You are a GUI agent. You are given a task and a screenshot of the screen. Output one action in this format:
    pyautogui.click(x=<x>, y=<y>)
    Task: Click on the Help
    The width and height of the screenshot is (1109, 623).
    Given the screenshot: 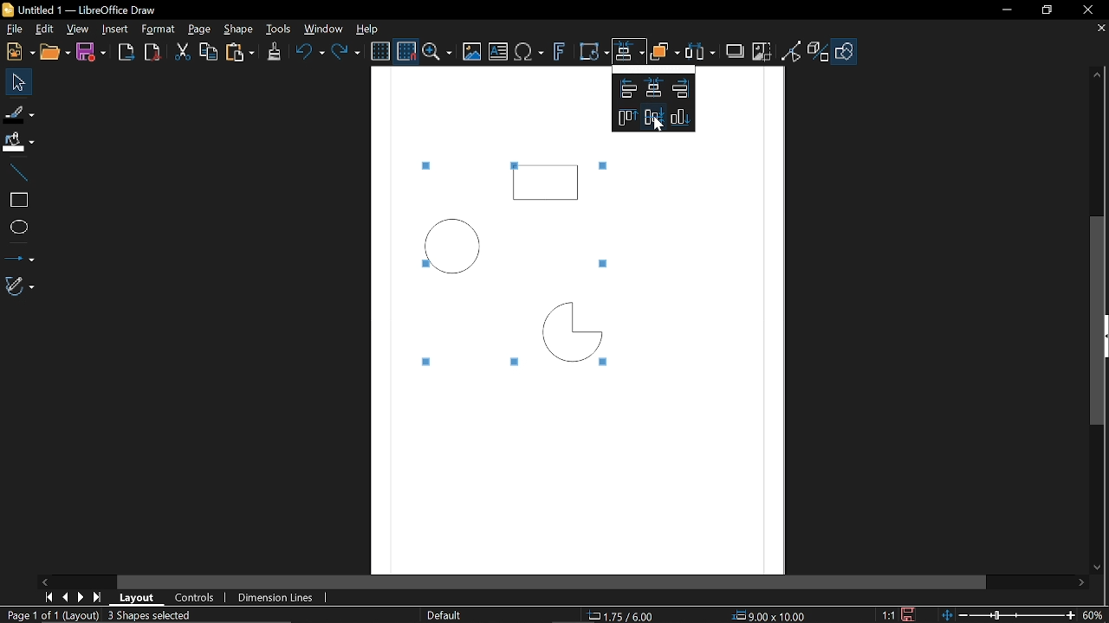 What is the action you would take?
    pyautogui.click(x=365, y=29)
    